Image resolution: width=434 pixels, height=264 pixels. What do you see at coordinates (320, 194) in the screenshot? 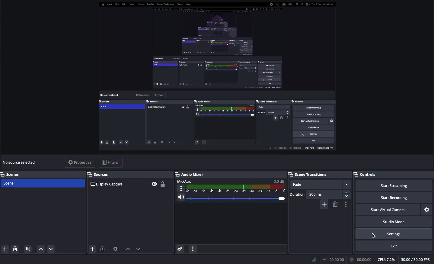
I see `Duration` at bounding box center [320, 194].